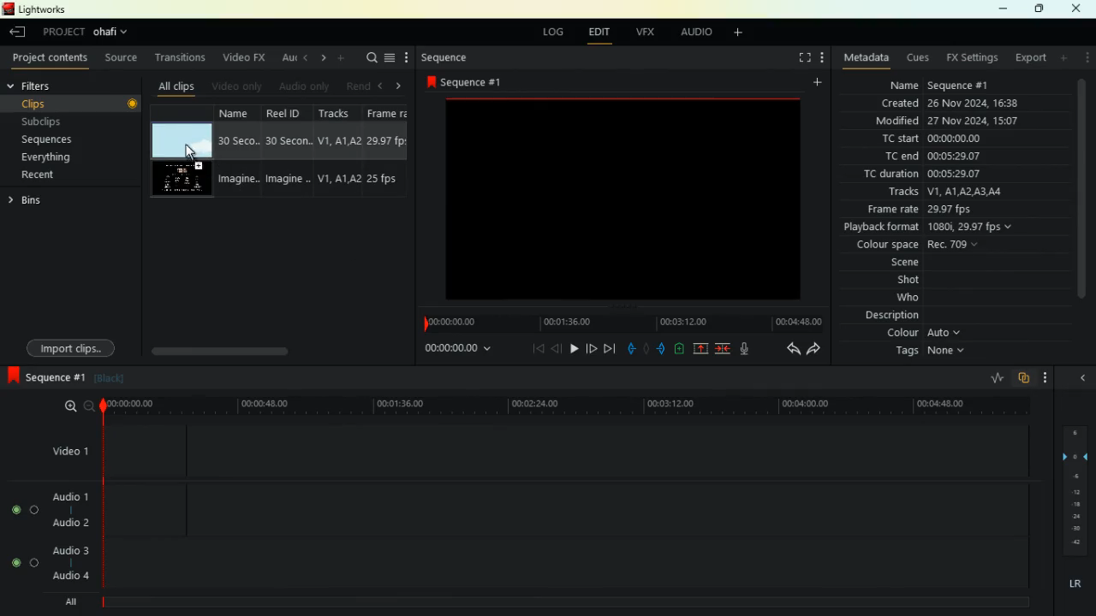 This screenshot has width=1096, height=616. What do you see at coordinates (1081, 377) in the screenshot?
I see `close` at bounding box center [1081, 377].